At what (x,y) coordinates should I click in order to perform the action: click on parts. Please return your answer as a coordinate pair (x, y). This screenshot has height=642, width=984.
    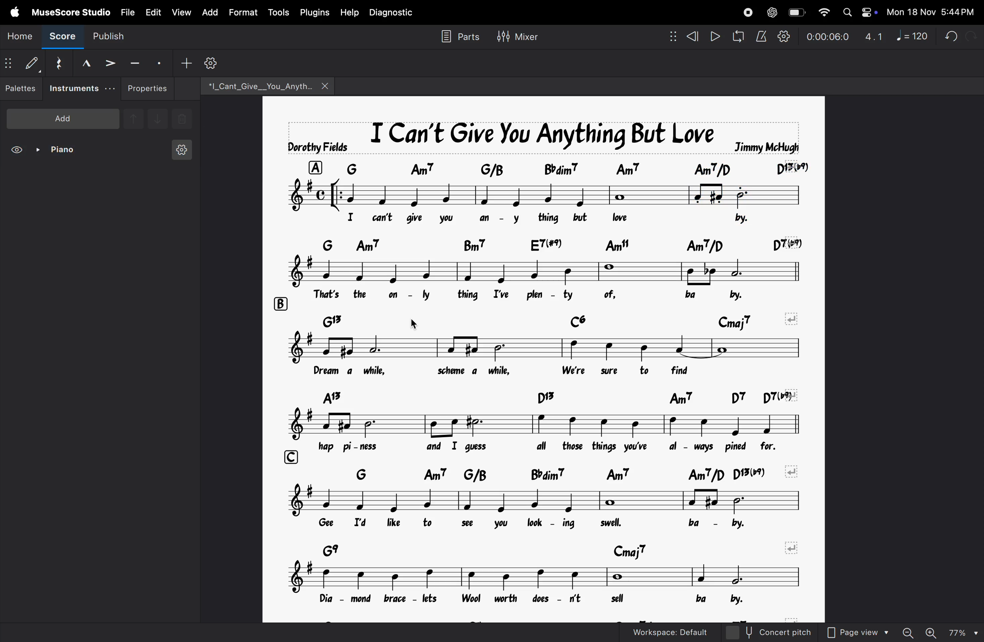
    Looking at the image, I should click on (460, 37).